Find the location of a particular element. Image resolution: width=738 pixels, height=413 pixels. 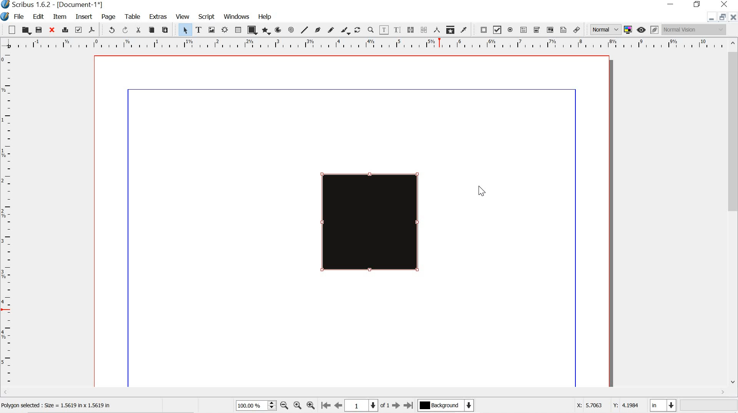

rotate item is located at coordinates (357, 30).